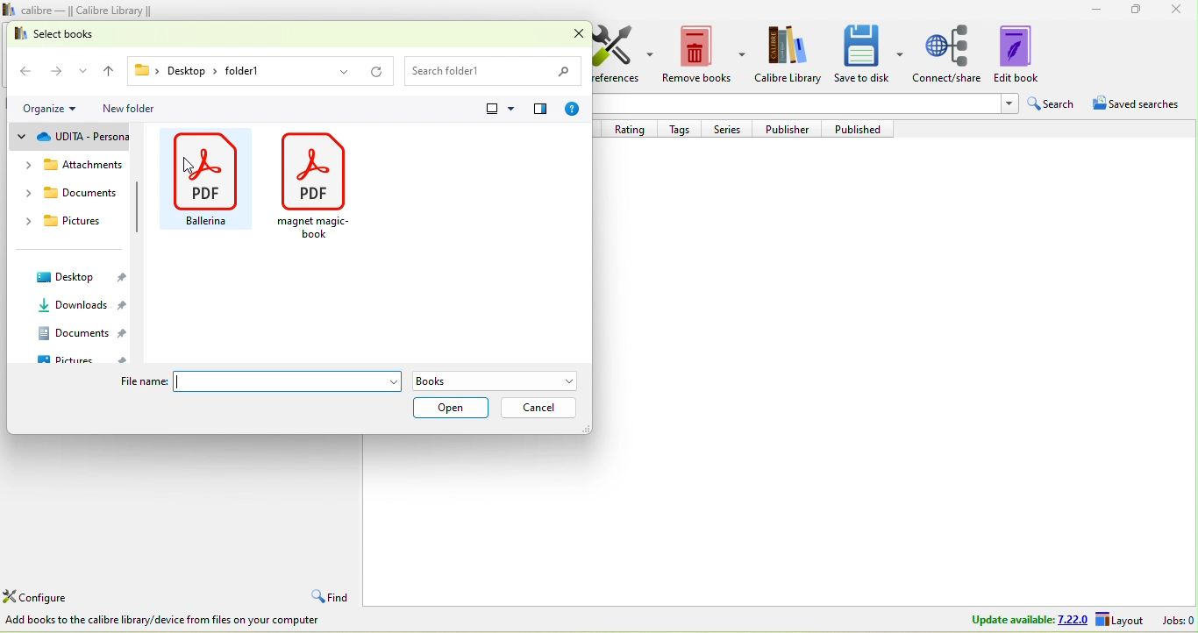  Describe the element at coordinates (870, 55) in the screenshot. I see `save to disk` at that location.